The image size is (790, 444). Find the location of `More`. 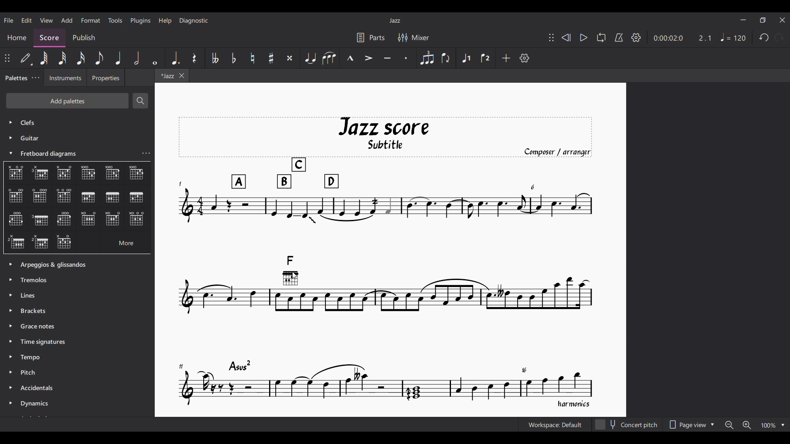

More is located at coordinates (119, 242).